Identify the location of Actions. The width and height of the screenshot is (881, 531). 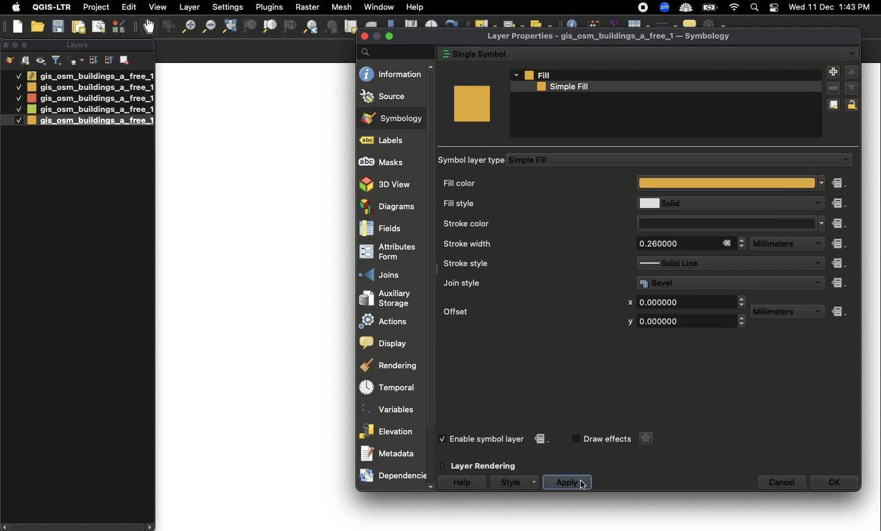
(391, 321).